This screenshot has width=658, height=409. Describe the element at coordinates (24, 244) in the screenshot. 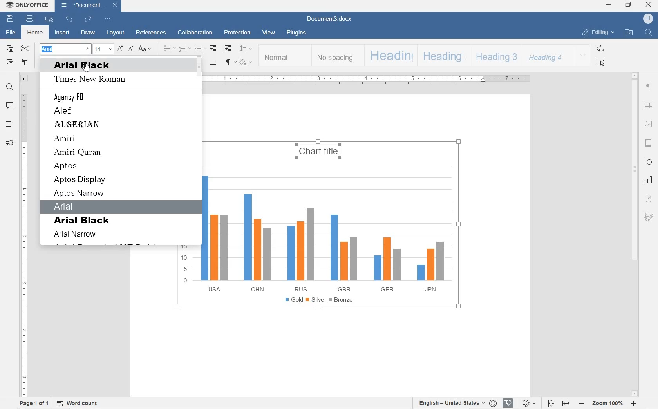

I see `RULER` at that location.